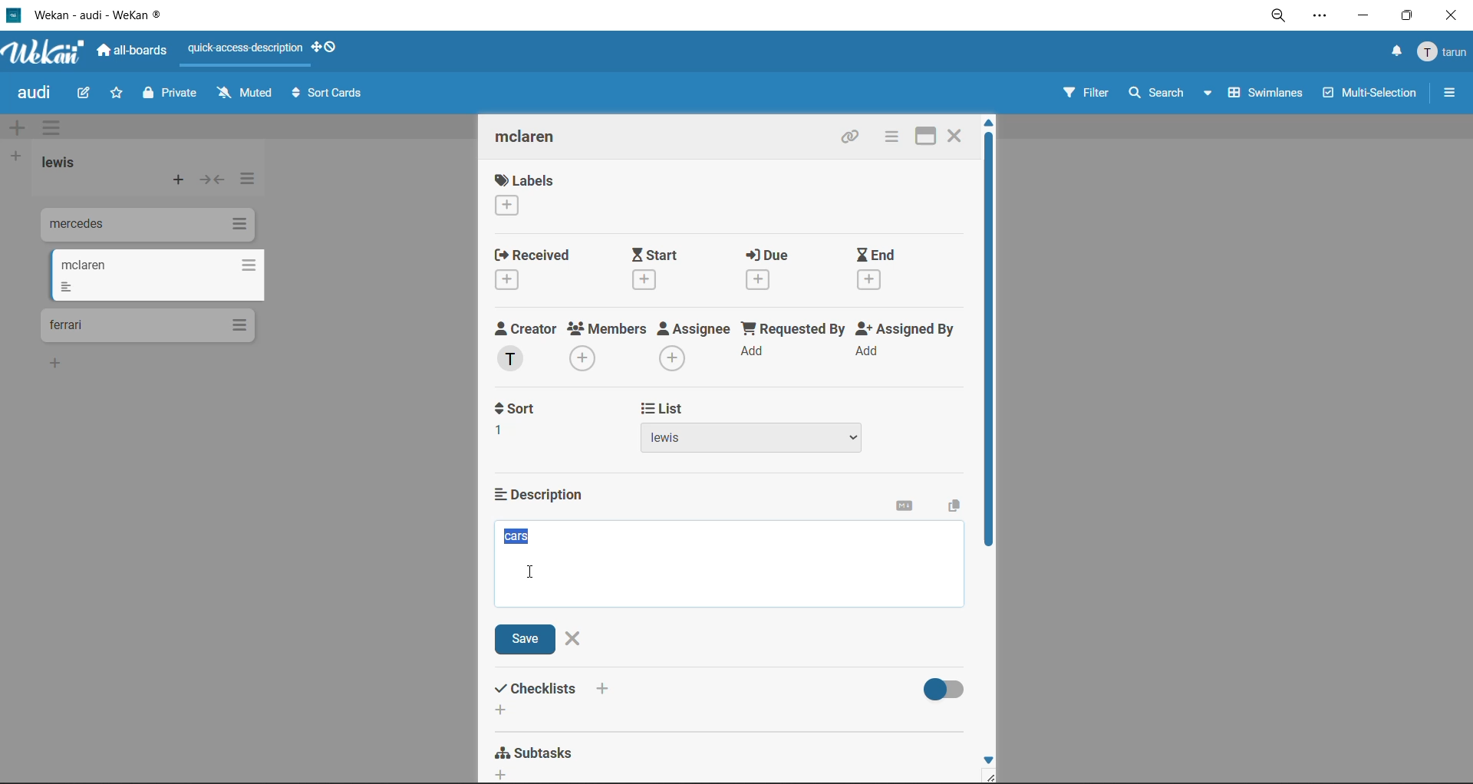  Describe the element at coordinates (145, 227) in the screenshot. I see `cards` at that location.